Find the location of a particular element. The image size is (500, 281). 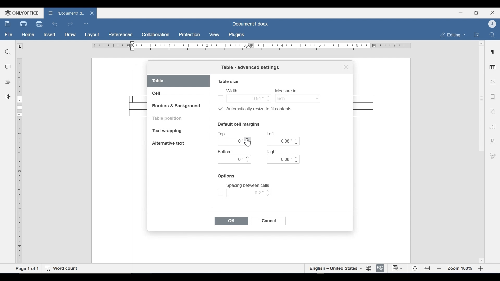

Table is located at coordinates (179, 81).